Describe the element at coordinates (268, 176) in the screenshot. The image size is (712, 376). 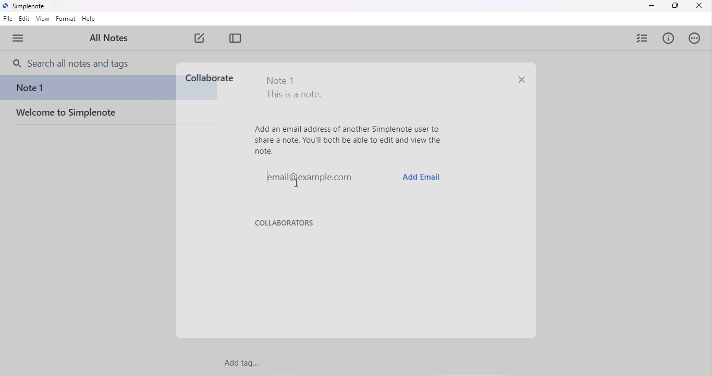
I see `typing cursor on email @example.com` at that location.